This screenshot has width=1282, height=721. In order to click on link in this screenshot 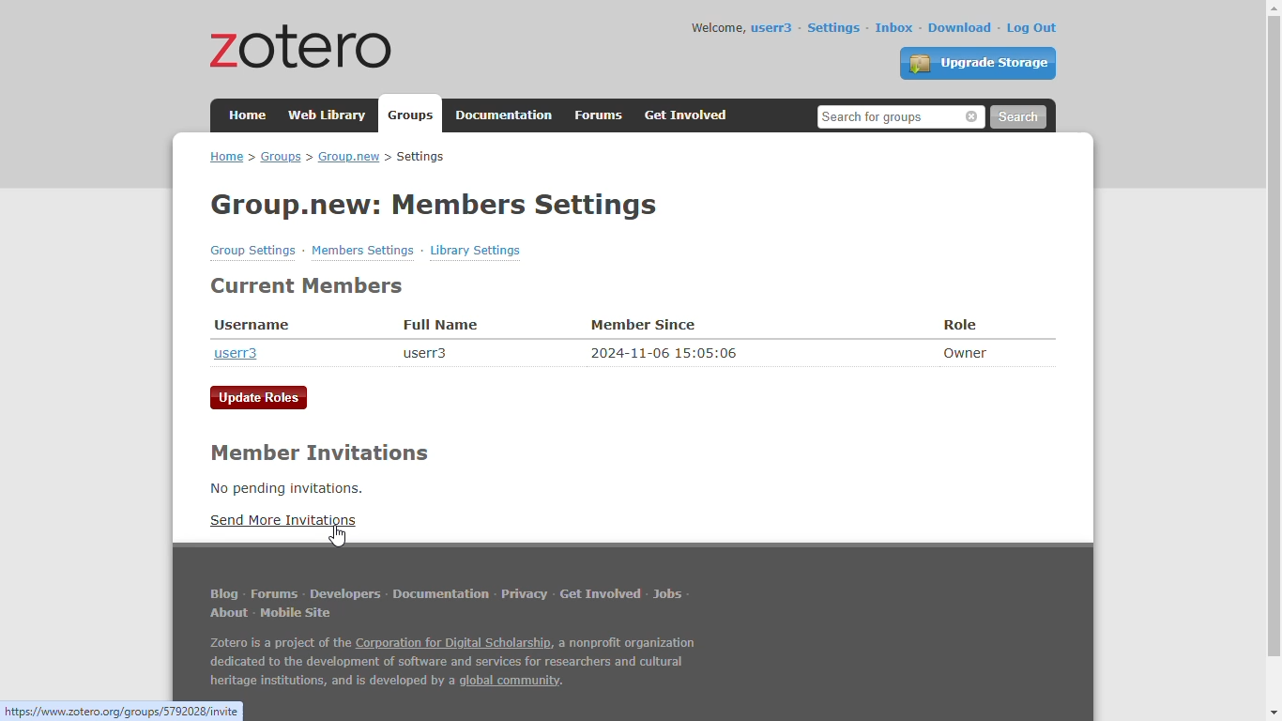, I will do `click(122, 712)`.